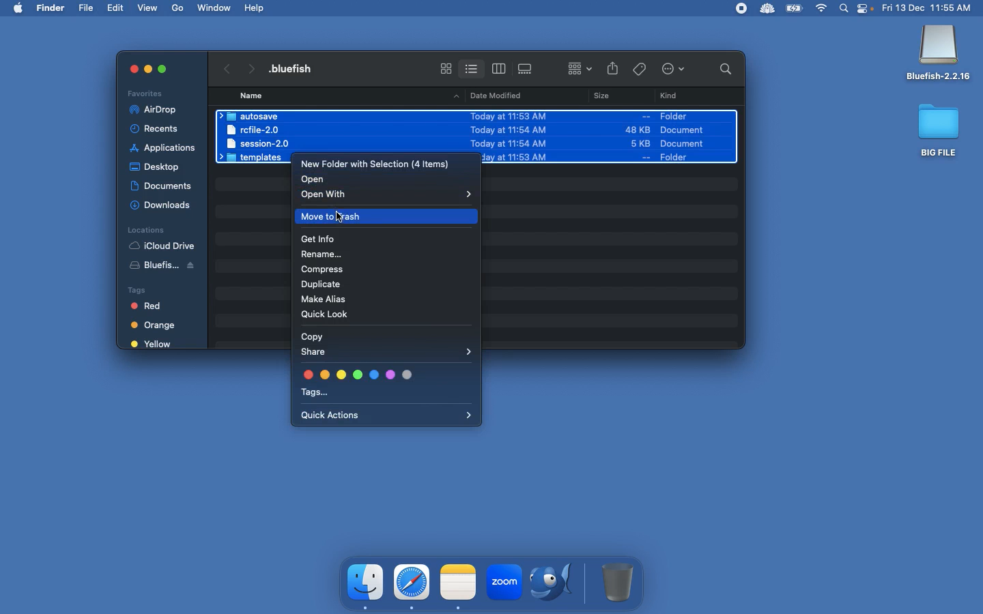 The height and width of the screenshot is (614, 983). Describe the element at coordinates (367, 583) in the screenshot. I see `finder` at that location.